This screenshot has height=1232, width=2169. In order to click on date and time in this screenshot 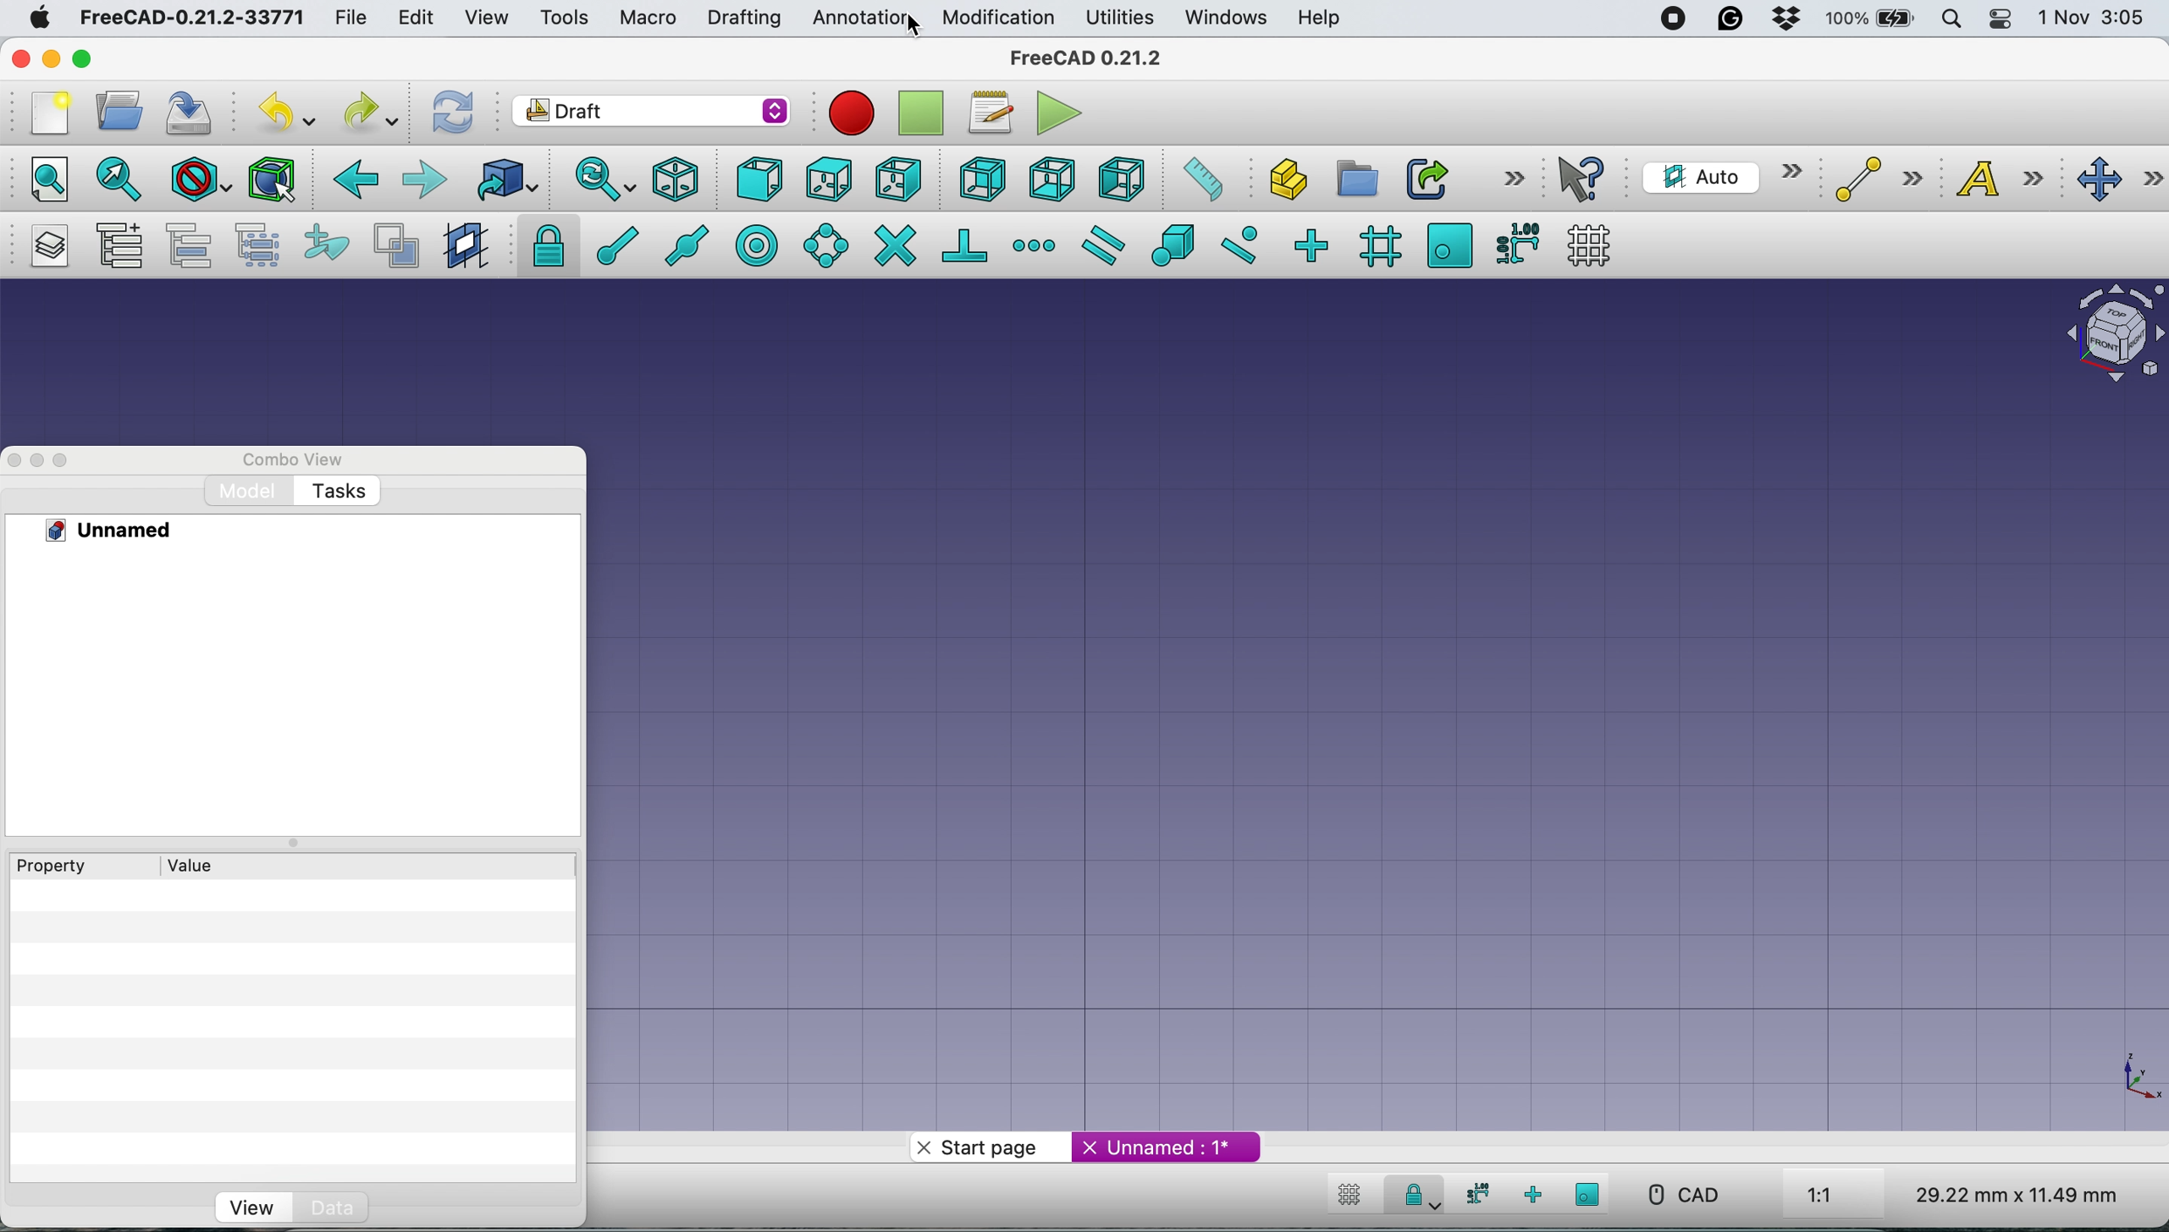, I will do `click(2098, 16)`.